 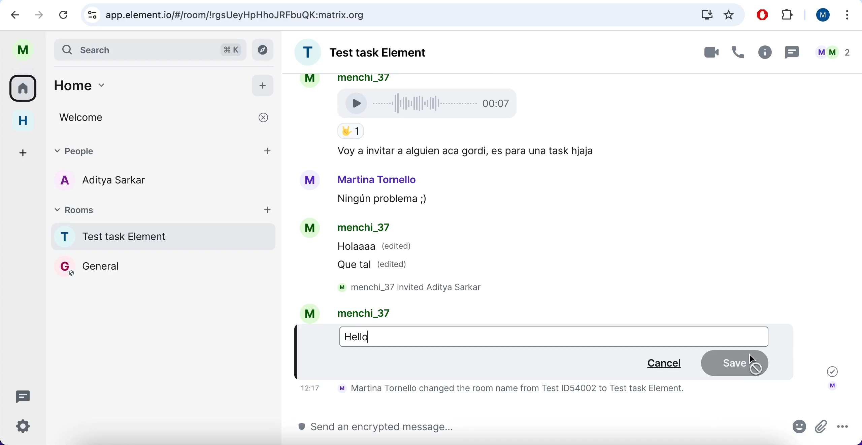 What do you see at coordinates (23, 425) in the screenshot?
I see `quick settings` at bounding box center [23, 425].